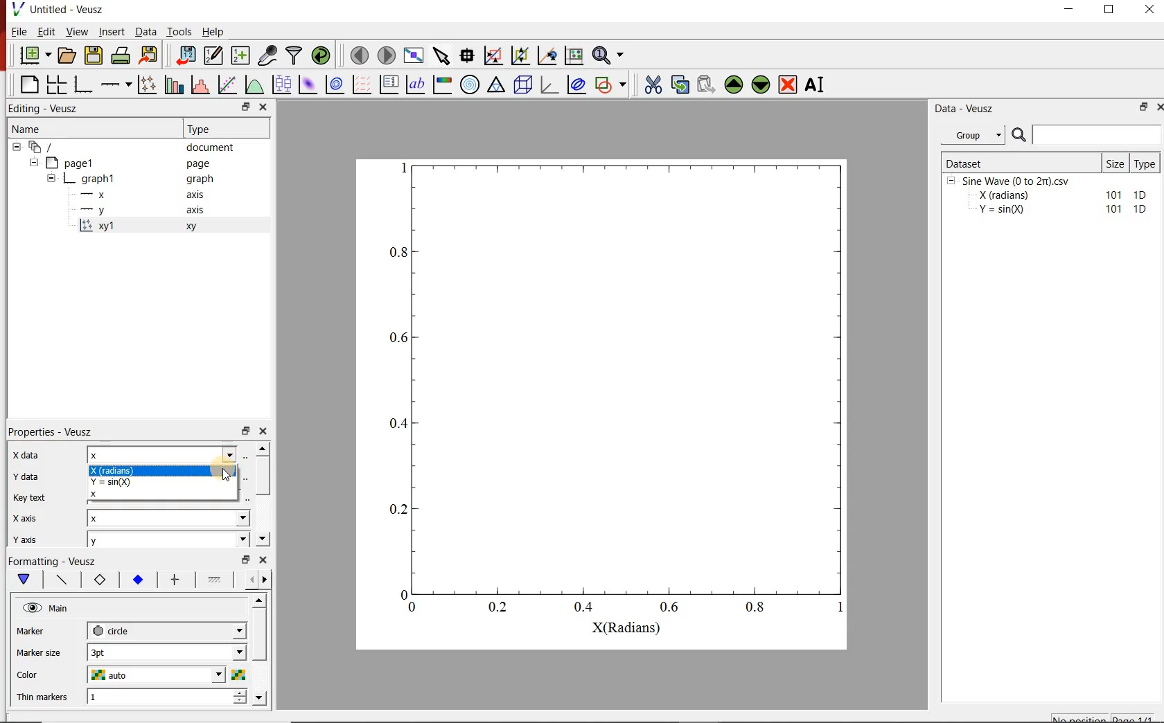 The width and height of the screenshot is (1164, 723). What do you see at coordinates (515, 678) in the screenshot?
I see `Outer ticks` at bounding box center [515, 678].